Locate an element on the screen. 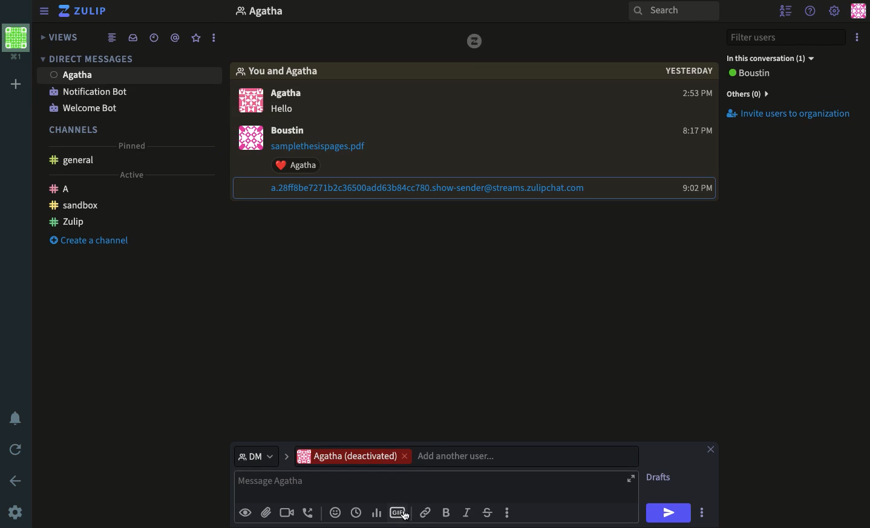 The width and height of the screenshot is (870, 528). Close is located at coordinates (711, 448).